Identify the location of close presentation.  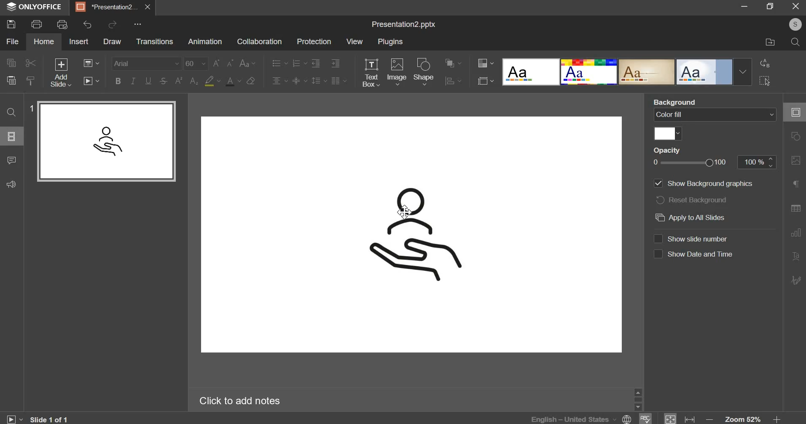
(148, 7).